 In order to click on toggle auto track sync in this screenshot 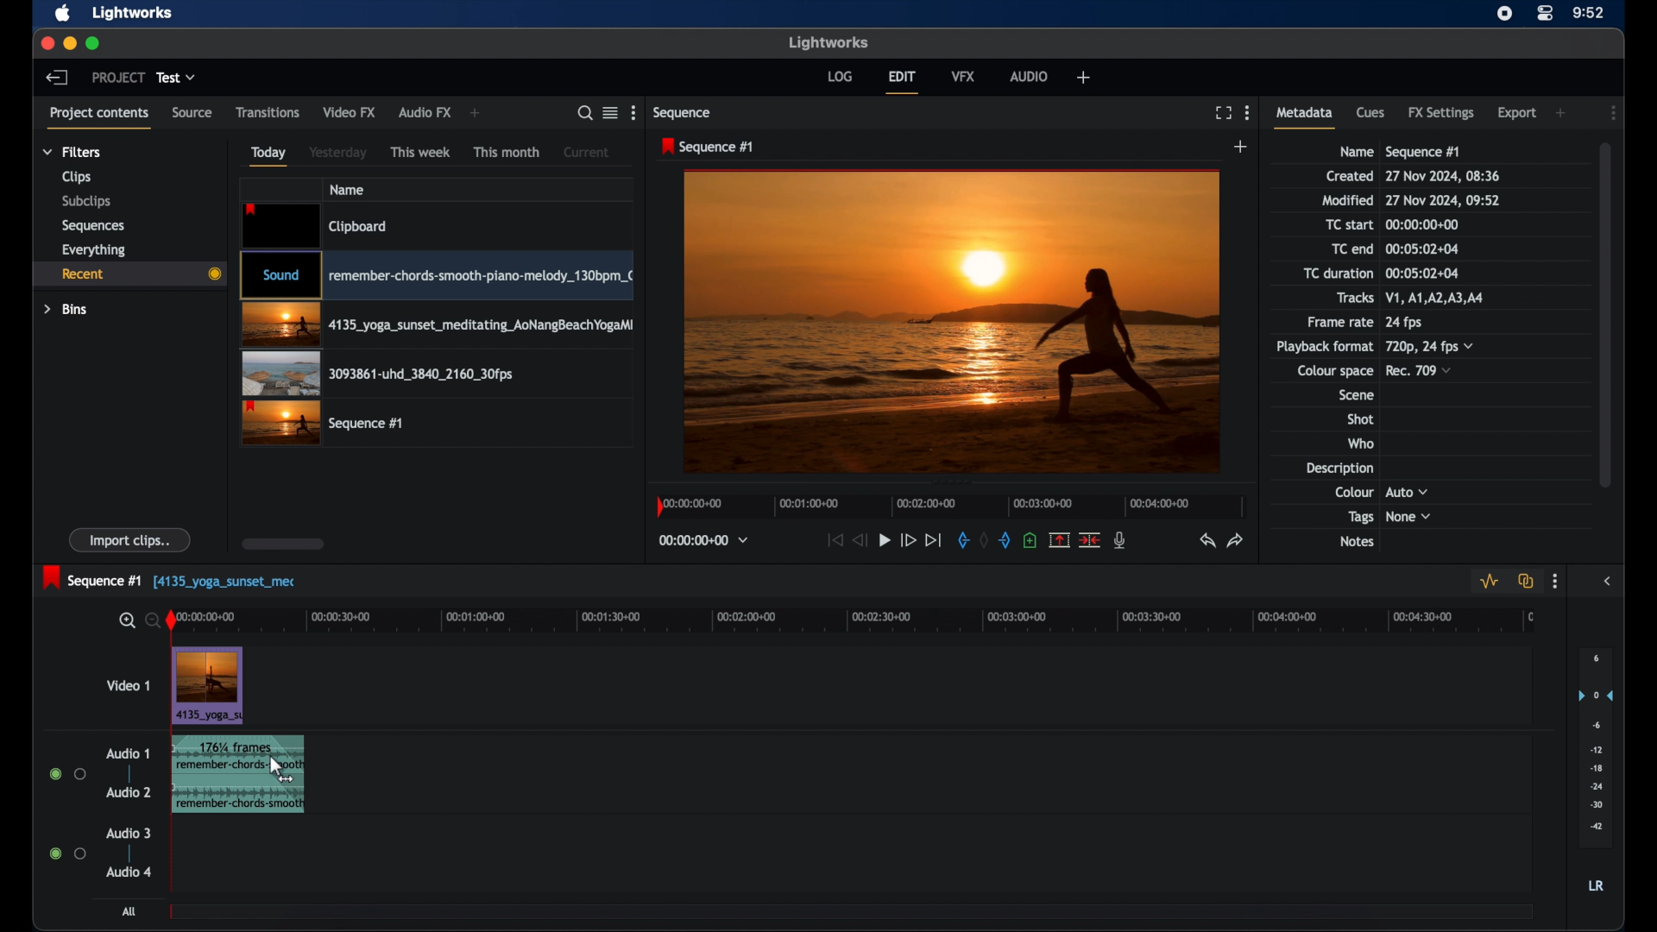, I will do `click(1527, 581)`.